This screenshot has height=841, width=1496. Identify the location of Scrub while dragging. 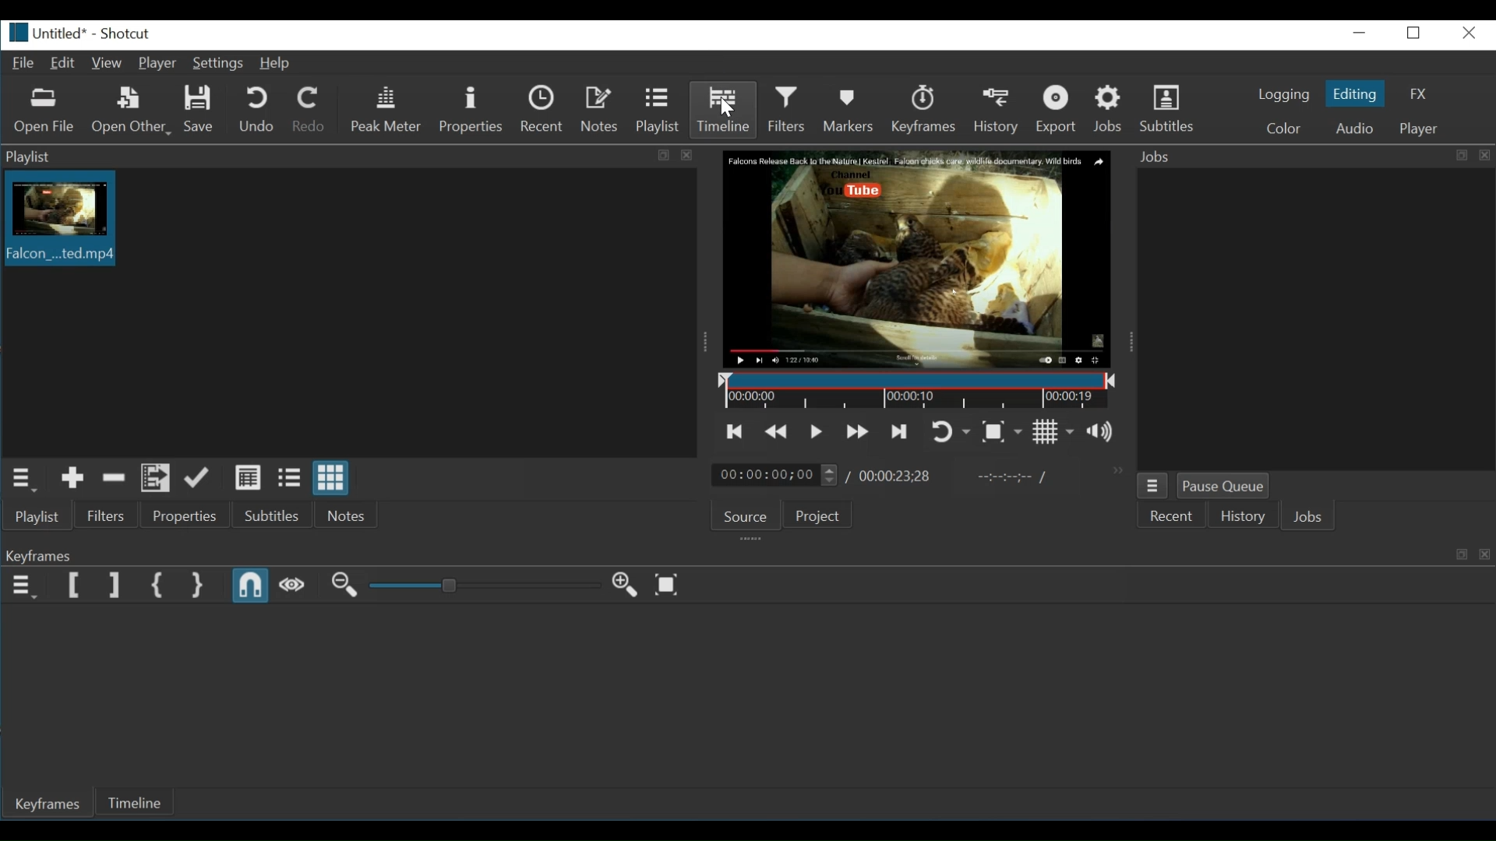
(291, 586).